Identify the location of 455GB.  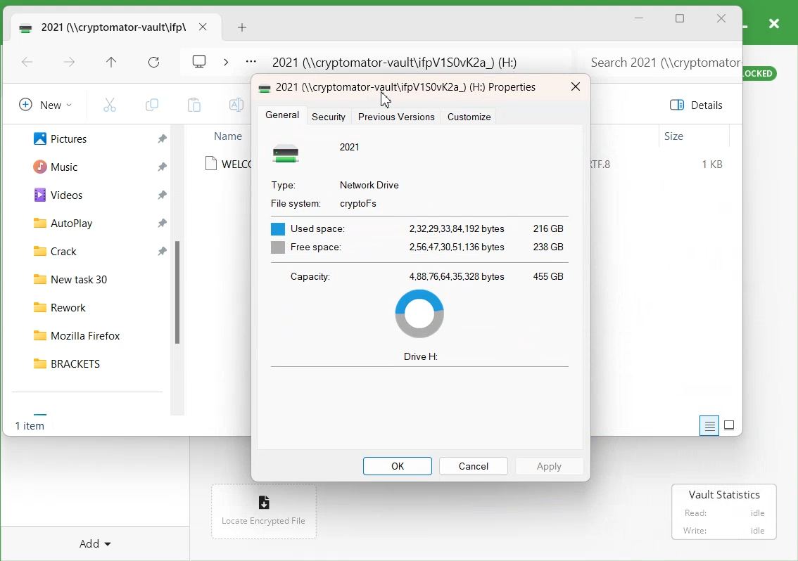
(548, 274).